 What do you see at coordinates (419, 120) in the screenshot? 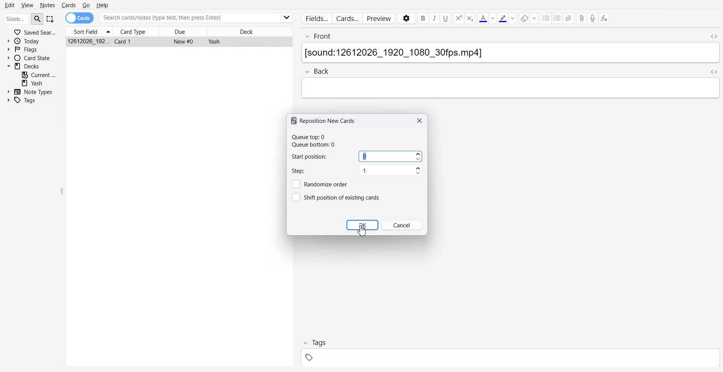
I see `Close` at bounding box center [419, 120].